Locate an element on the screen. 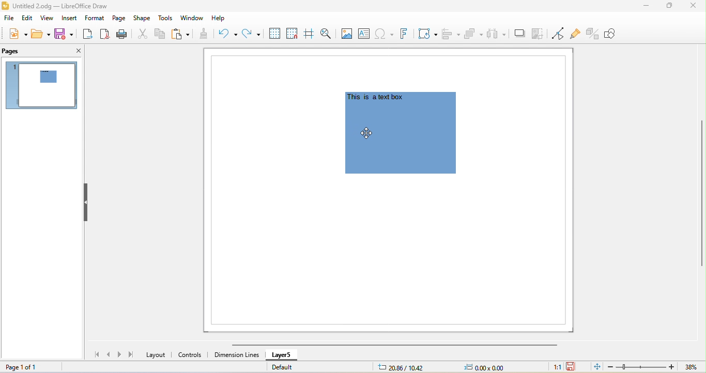  page is located at coordinates (119, 18).